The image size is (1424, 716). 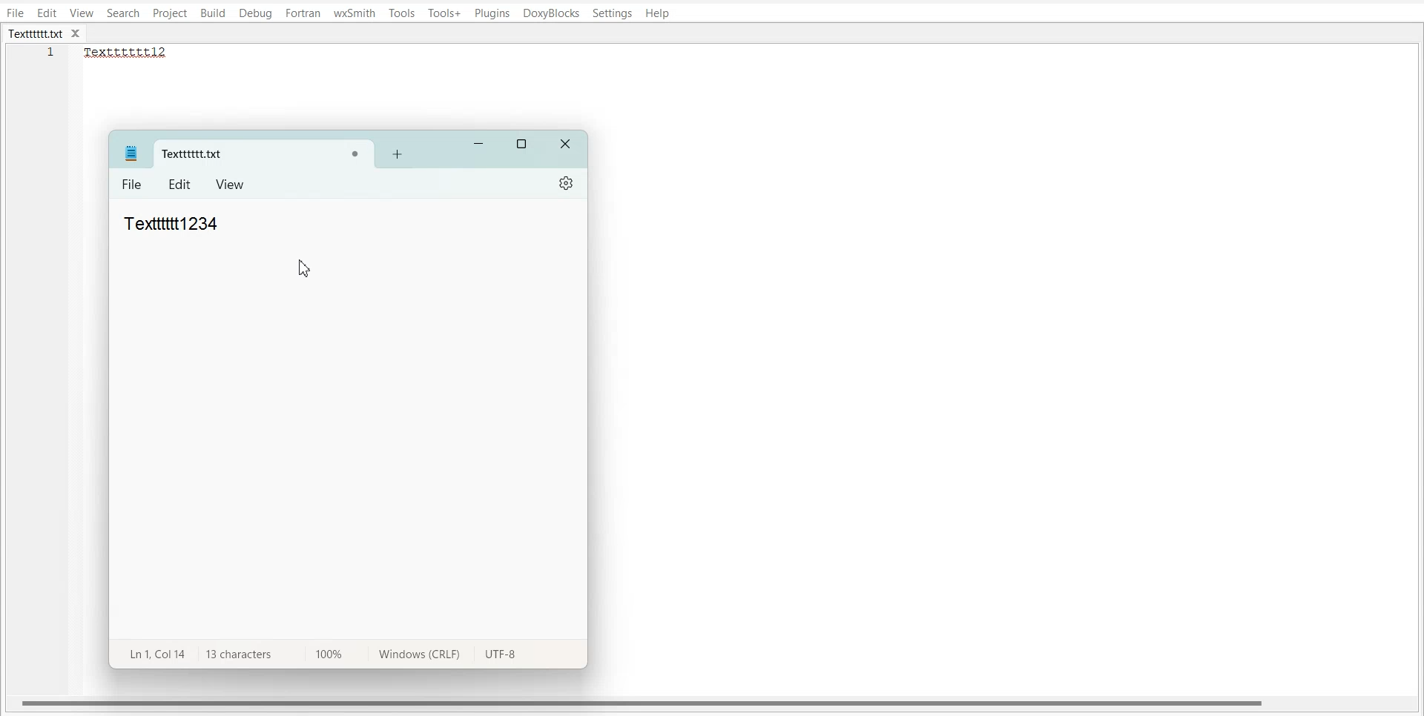 I want to click on View, so click(x=231, y=184).